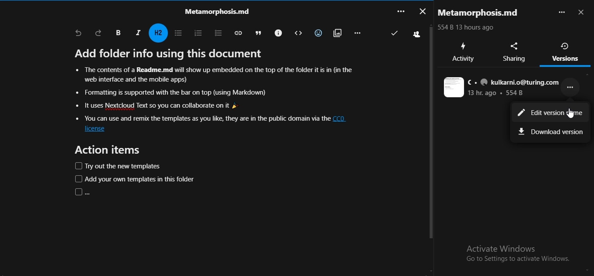 The width and height of the screenshot is (594, 276). What do you see at coordinates (138, 32) in the screenshot?
I see `italic` at bounding box center [138, 32].